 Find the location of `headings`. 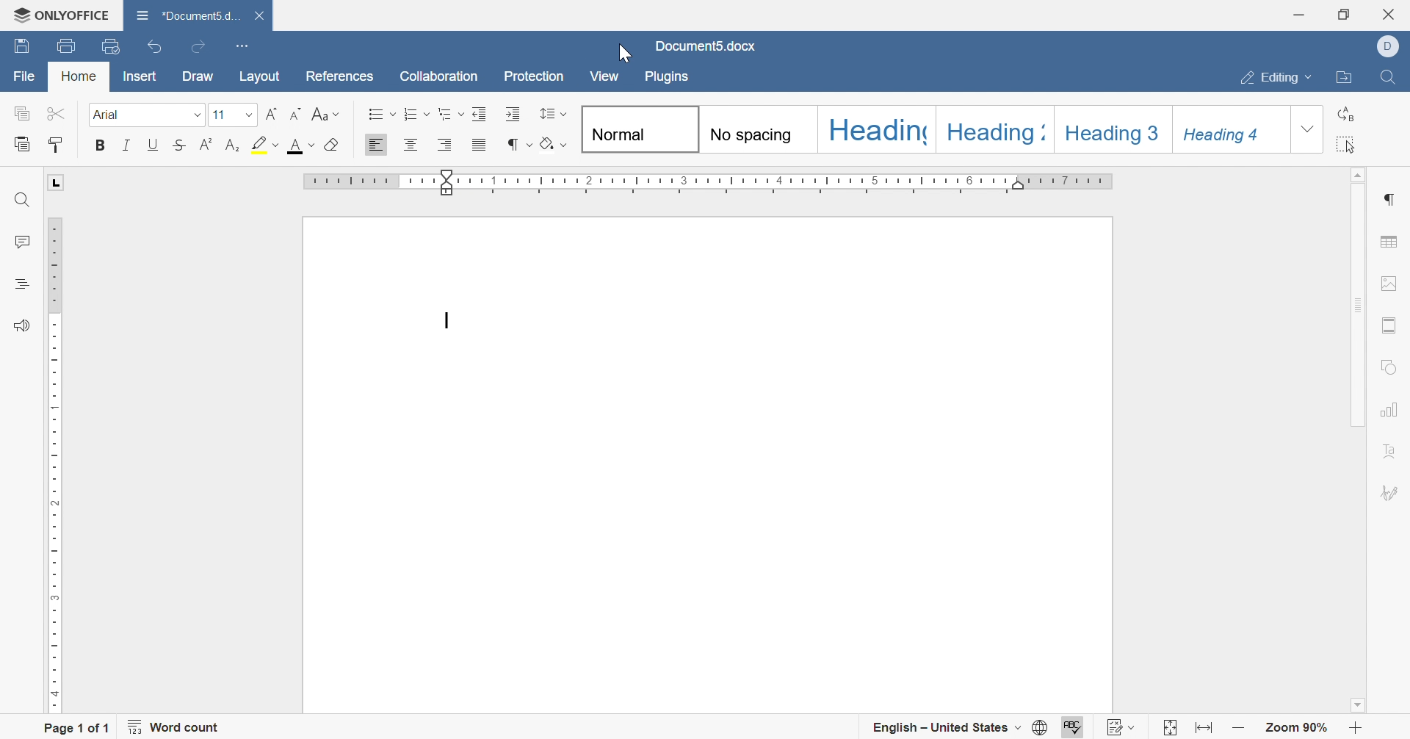

headings is located at coordinates (18, 284).